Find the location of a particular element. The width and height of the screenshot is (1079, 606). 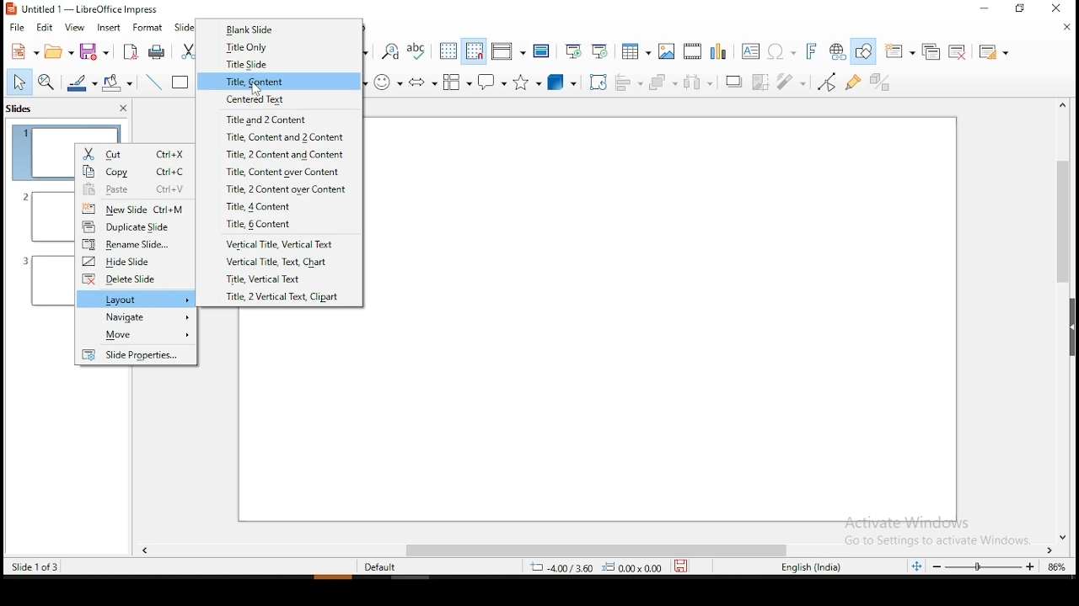

display views is located at coordinates (507, 52).